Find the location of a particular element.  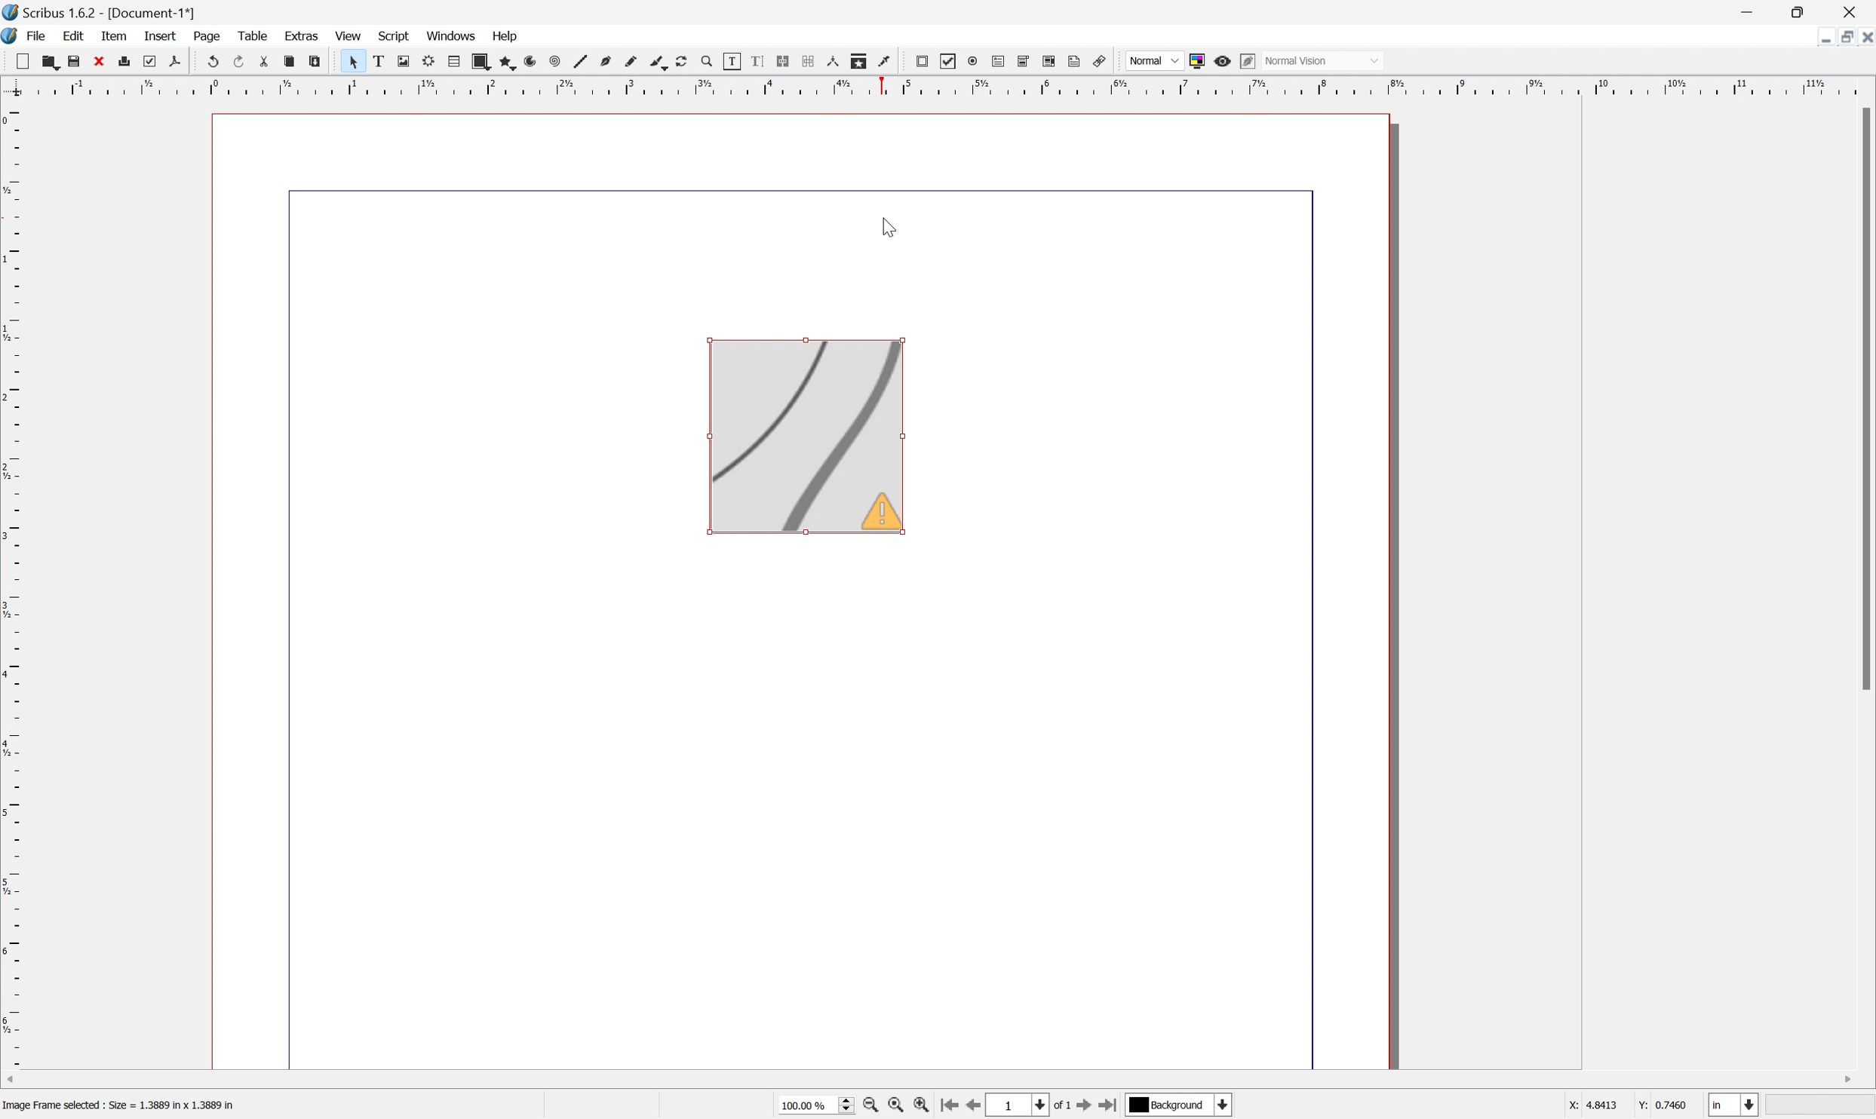

Script is located at coordinates (398, 34).